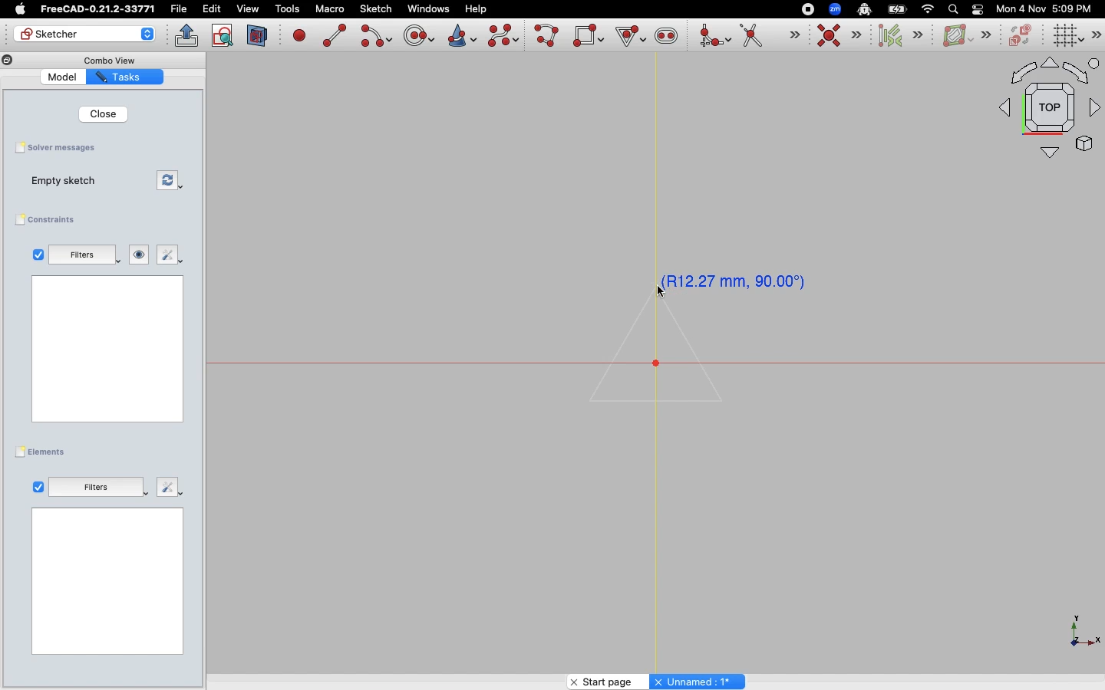  What do you see at coordinates (419, 34) in the screenshot?
I see `Create circle` at bounding box center [419, 34].